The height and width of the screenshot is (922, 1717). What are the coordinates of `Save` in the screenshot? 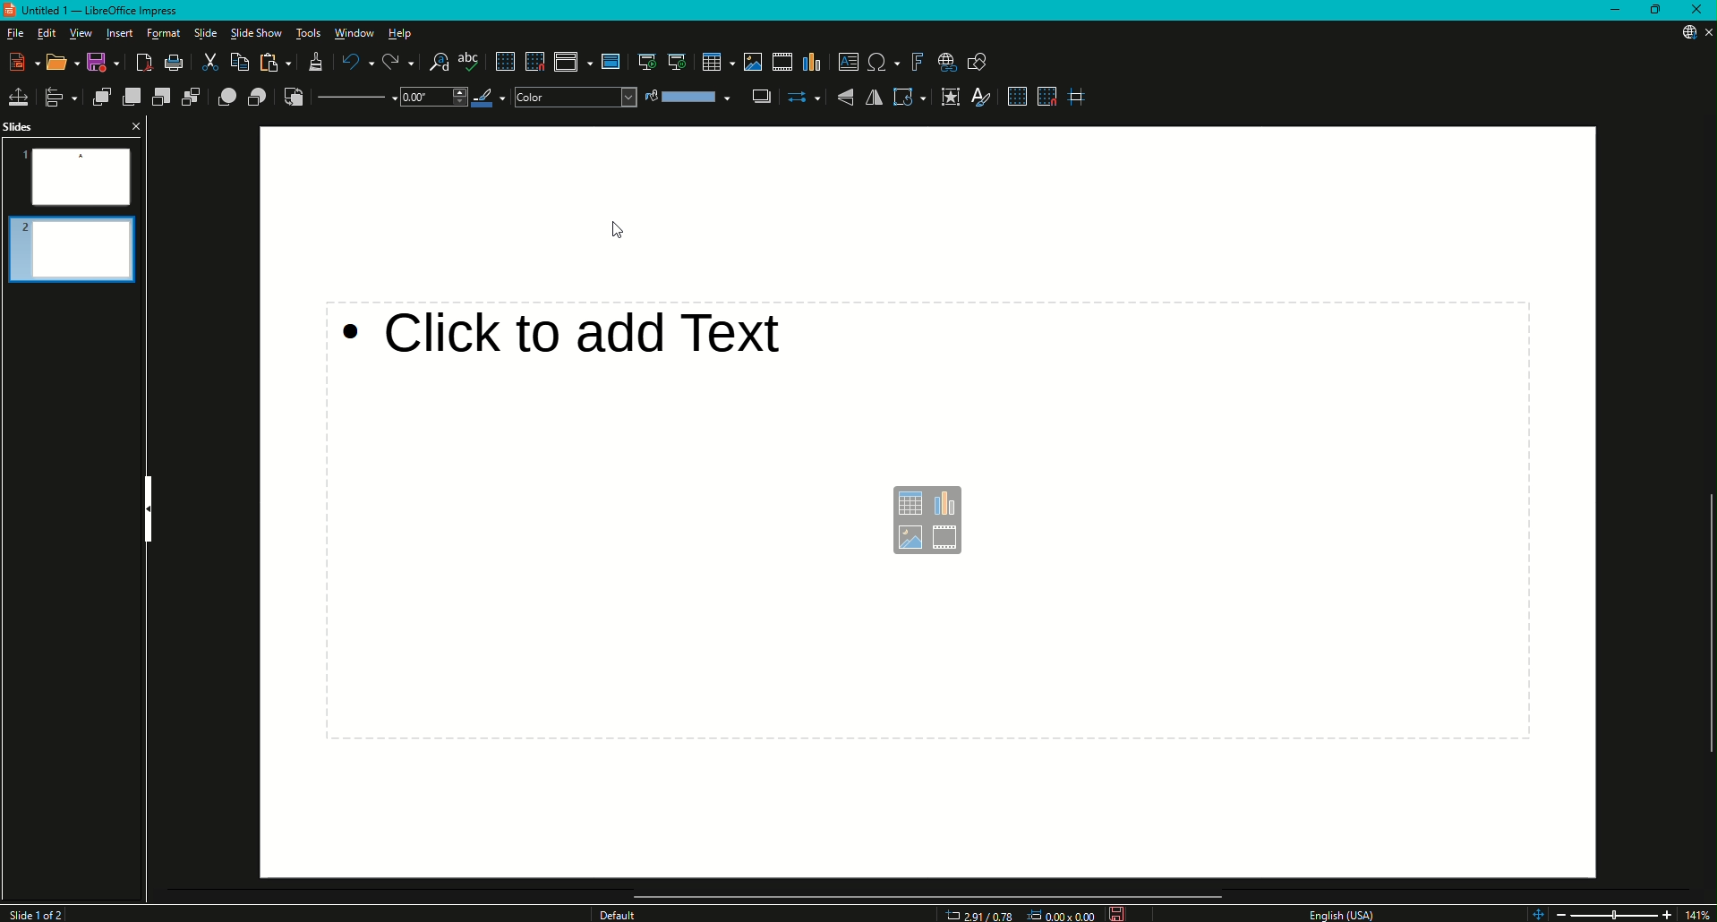 It's located at (98, 62).